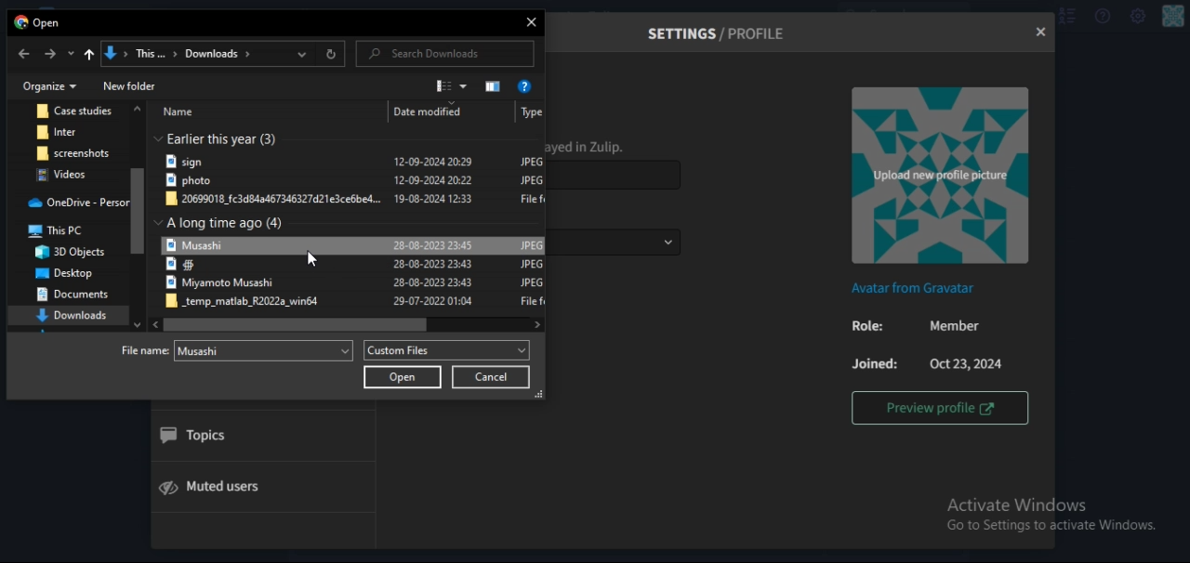  I want to click on text, so click(39, 24).